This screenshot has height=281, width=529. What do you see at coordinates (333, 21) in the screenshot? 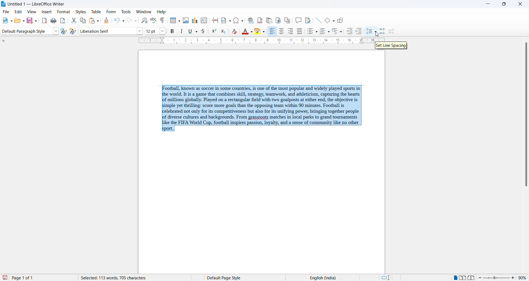
I see `basic shapes options` at bounding box center [333, 21].